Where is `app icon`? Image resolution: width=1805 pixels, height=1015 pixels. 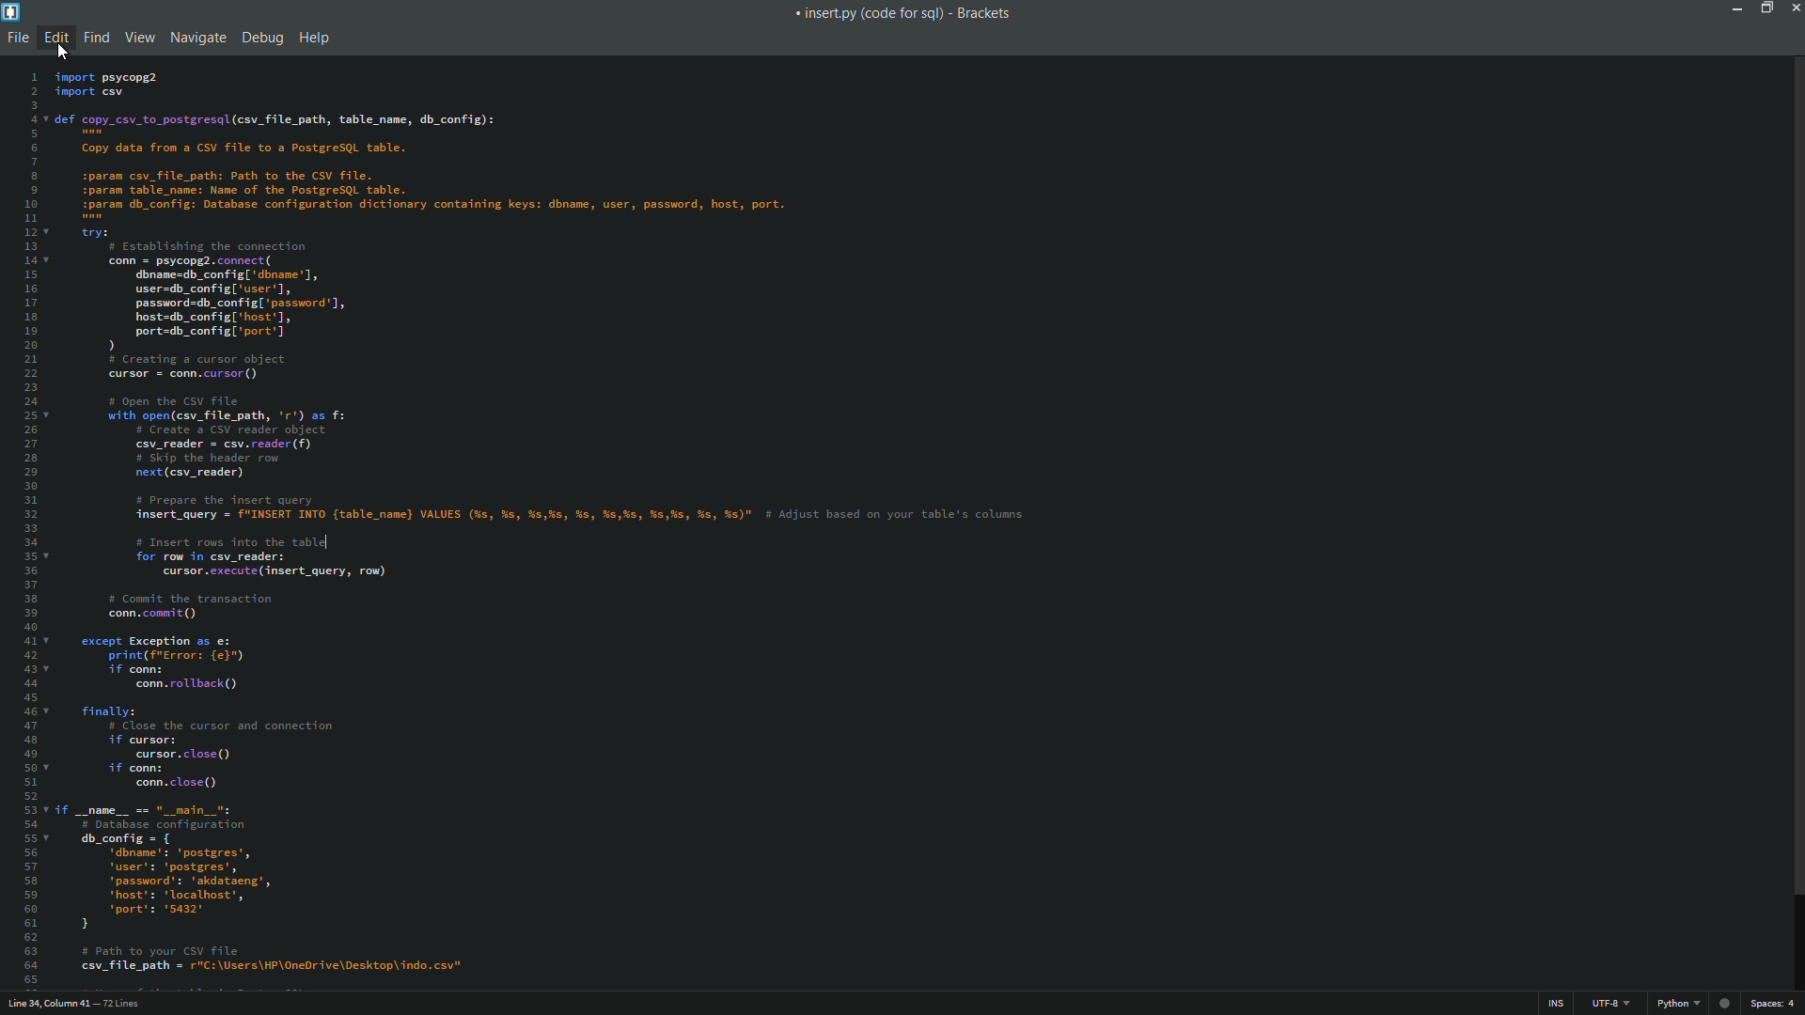 app icon is located at coordinates (11, 12).